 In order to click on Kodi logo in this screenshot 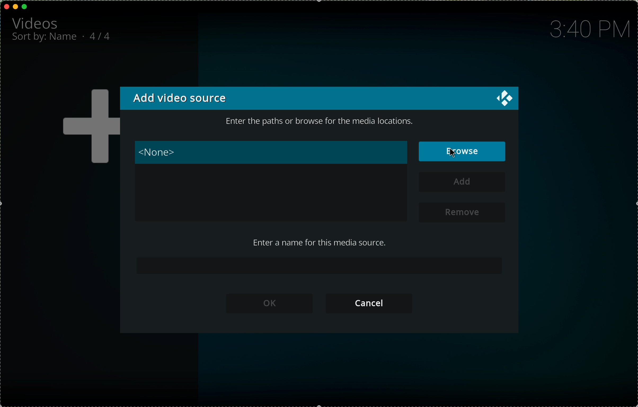, I will do `click(504, 98)`.